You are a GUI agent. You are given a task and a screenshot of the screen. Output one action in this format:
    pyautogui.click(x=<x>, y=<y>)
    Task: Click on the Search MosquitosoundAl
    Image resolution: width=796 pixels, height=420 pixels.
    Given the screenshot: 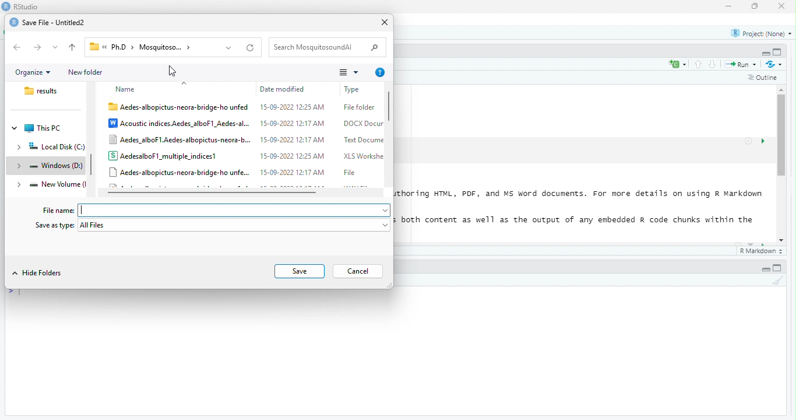 What is the action you would take?
    pyautogui.click(x=316, y=47)
    